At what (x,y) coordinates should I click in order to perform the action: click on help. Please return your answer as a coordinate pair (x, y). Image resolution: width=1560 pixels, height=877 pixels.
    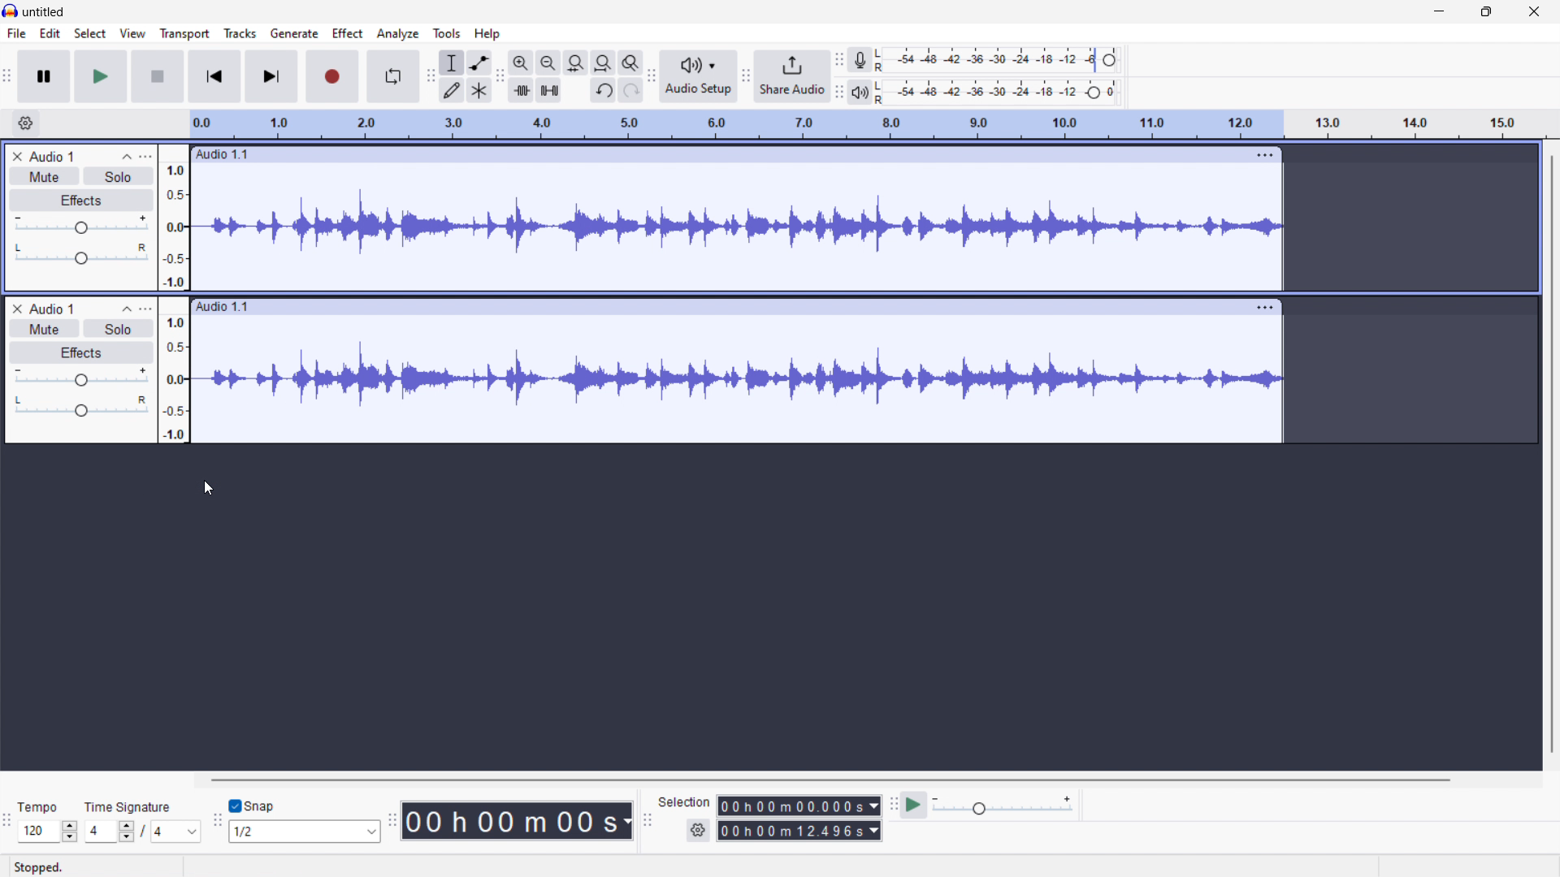
    Looking at the image, I should click on (487, 34).